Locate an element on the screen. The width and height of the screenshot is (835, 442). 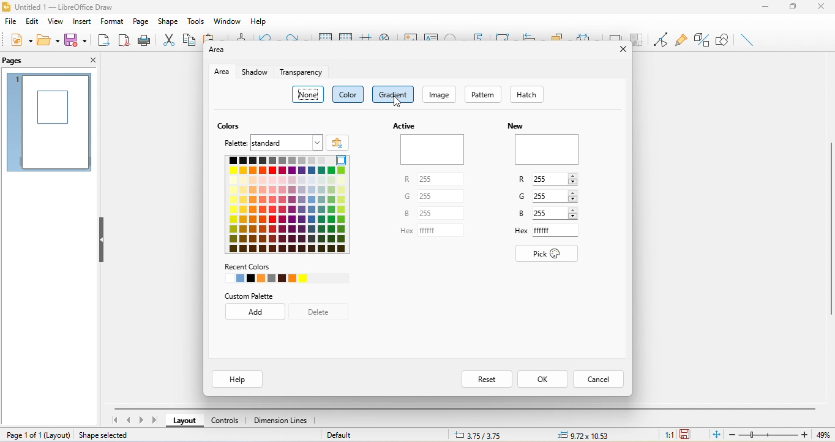
hex is located at coordinates (520, 230).